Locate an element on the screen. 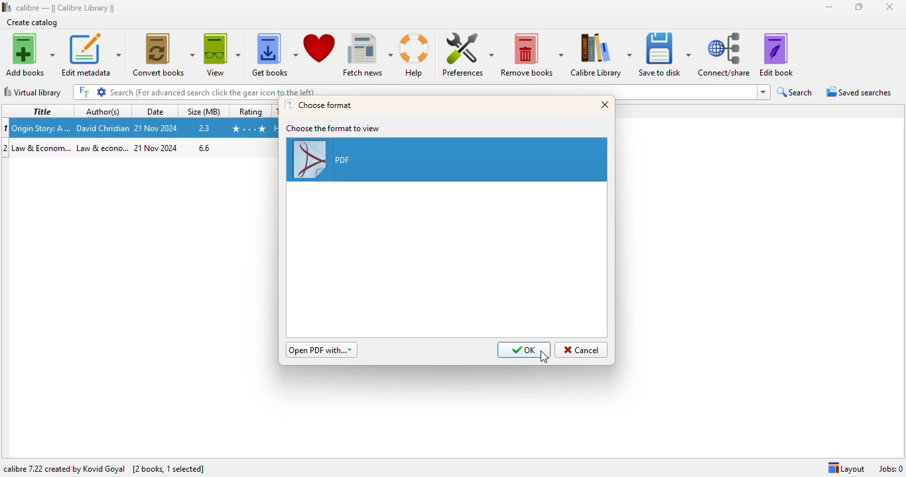 This screenshot has width=906, height=477. logo is located at coordinates (7, 7).